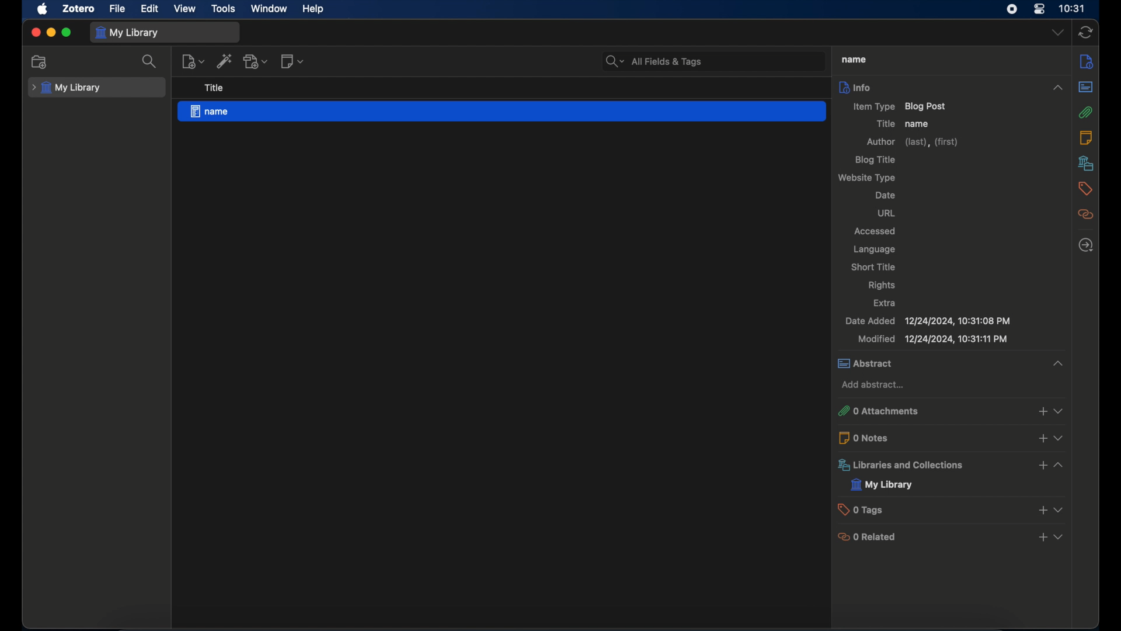 The width and height of the screenshot is (1121, 631). I want to click on new notes, so click(292, 61).